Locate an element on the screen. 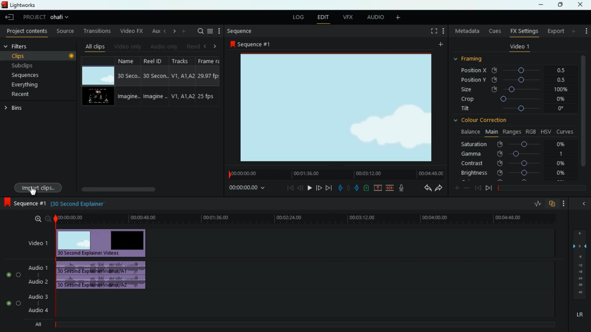 The image size is (591, 332). scroll is located at coordinates (149, 189).